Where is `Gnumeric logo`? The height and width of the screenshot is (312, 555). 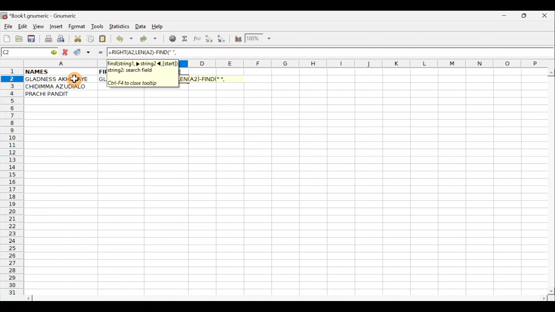 Gnumeric logo is located at coordinates (4, 16).